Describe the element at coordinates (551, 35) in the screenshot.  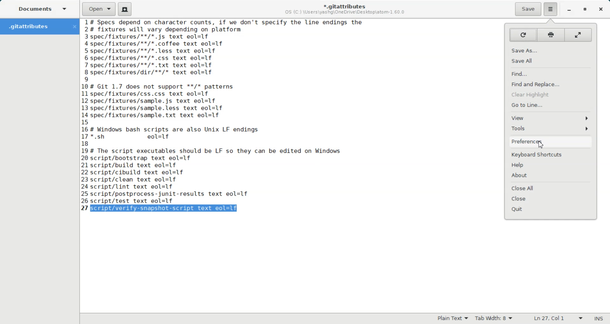
I see `Print` at that location.